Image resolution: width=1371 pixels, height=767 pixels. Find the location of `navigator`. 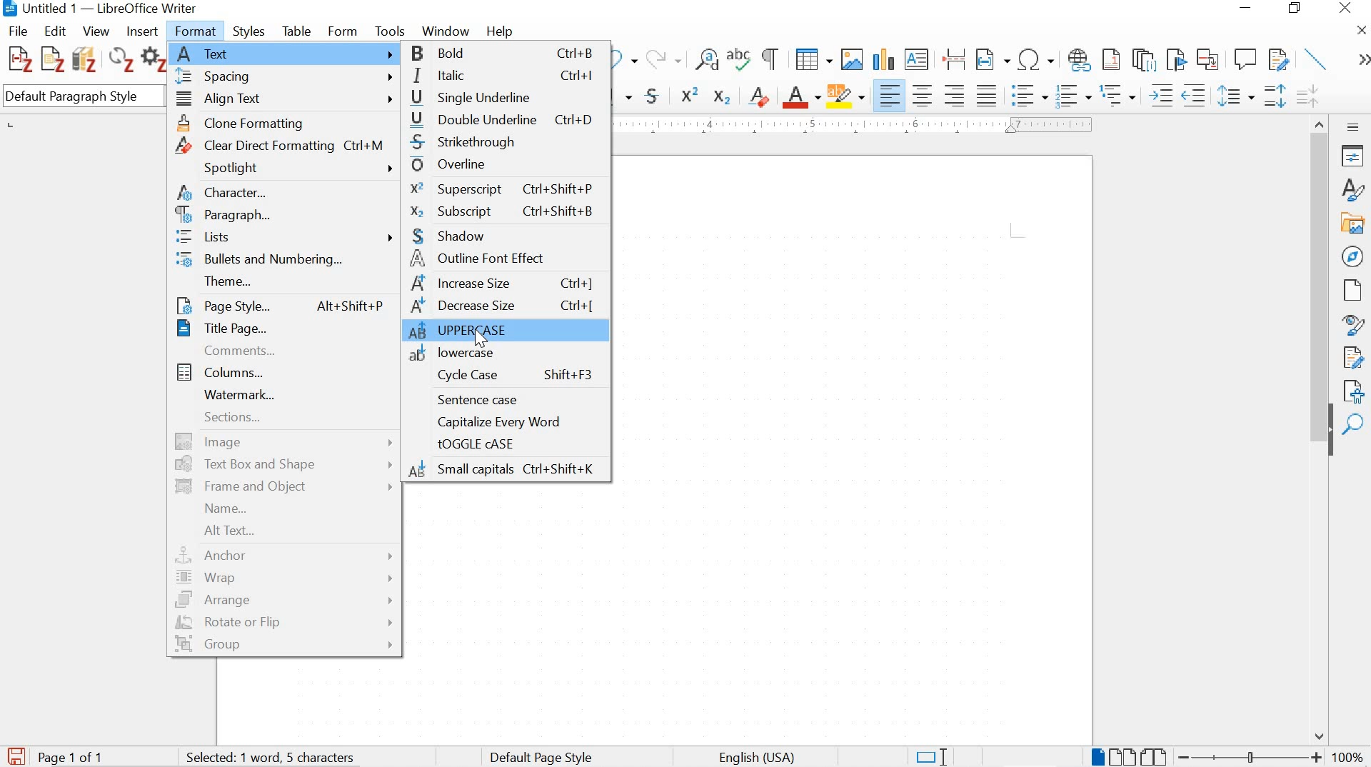

navigator is located at coordinates (1352, 255).